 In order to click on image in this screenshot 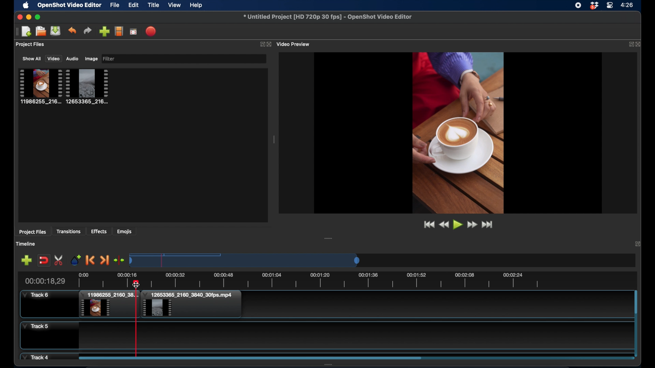, I will do `click(91, 59)`.